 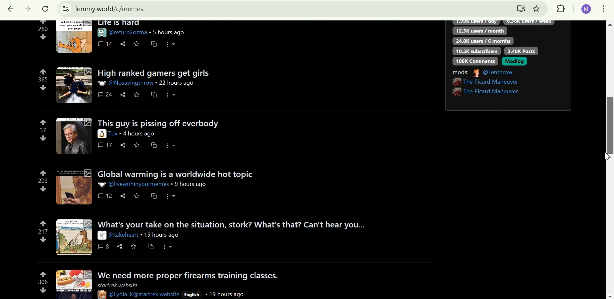 What do you see at coordinates (42, 180) in the screenshot?
I see `203 points` at bounding box center [42, 180].